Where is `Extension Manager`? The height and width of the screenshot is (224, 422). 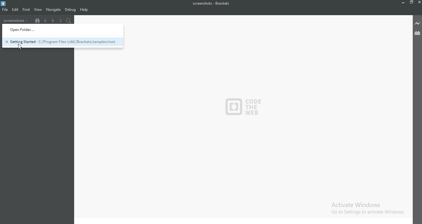 Extension Manager is located at coordinates (417, 33).